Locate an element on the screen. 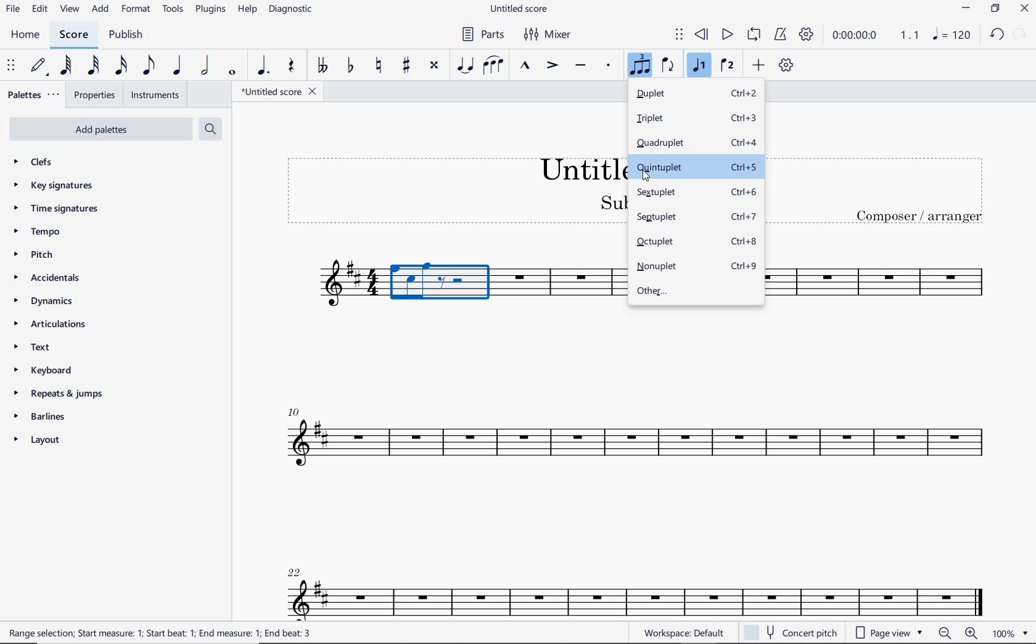  INSTRUMENT: TENOR SAXOPHONE is located at coordinates (631, 479).